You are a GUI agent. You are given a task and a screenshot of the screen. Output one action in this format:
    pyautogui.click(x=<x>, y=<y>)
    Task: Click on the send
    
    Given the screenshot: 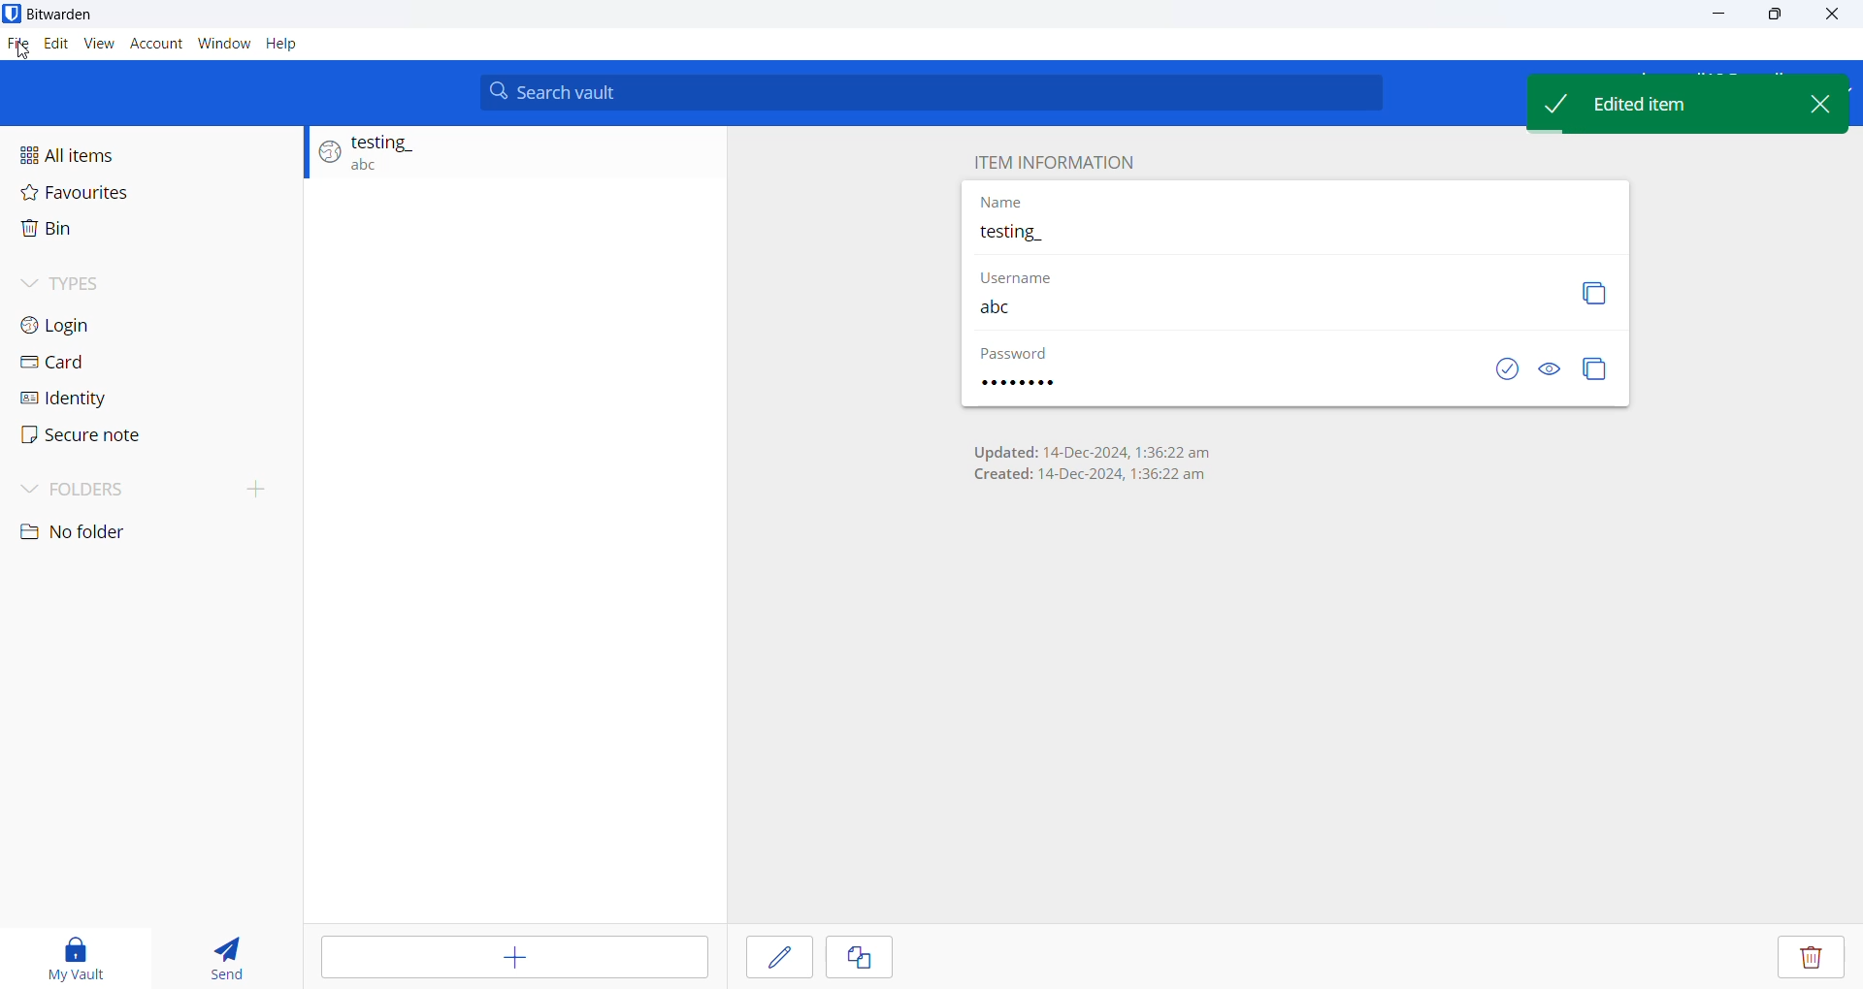 What is the action you would take?
    pyautogui.click(x=229, y=953)
    